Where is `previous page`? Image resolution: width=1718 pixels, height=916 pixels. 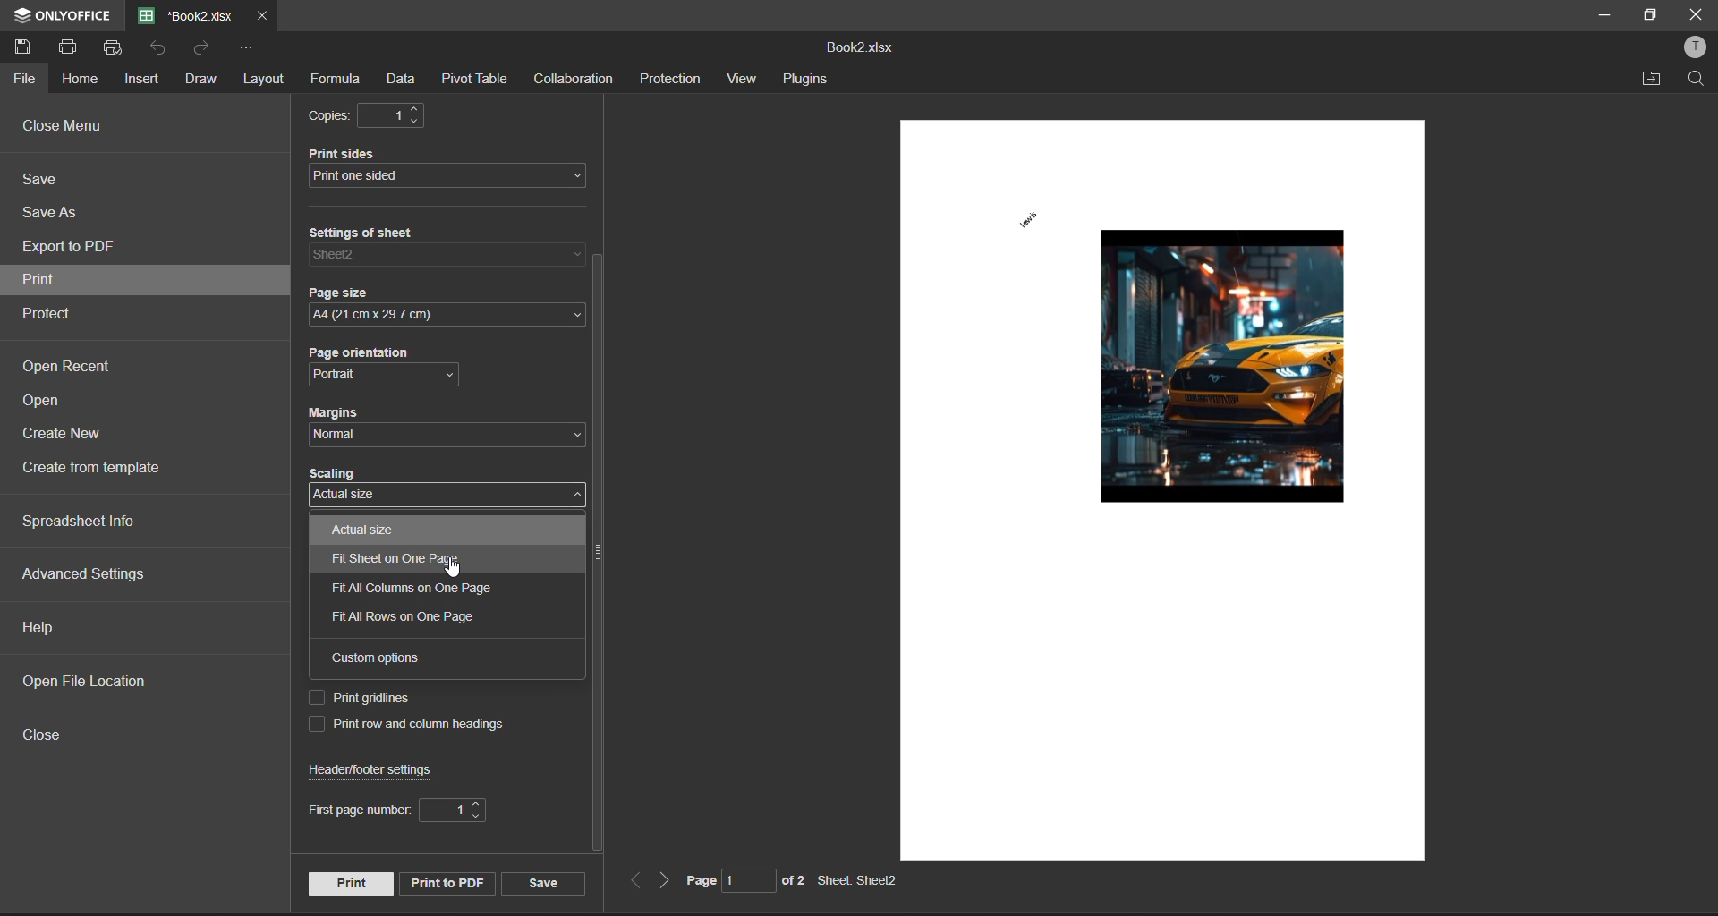 previous page is located at coordinates (634, 882).